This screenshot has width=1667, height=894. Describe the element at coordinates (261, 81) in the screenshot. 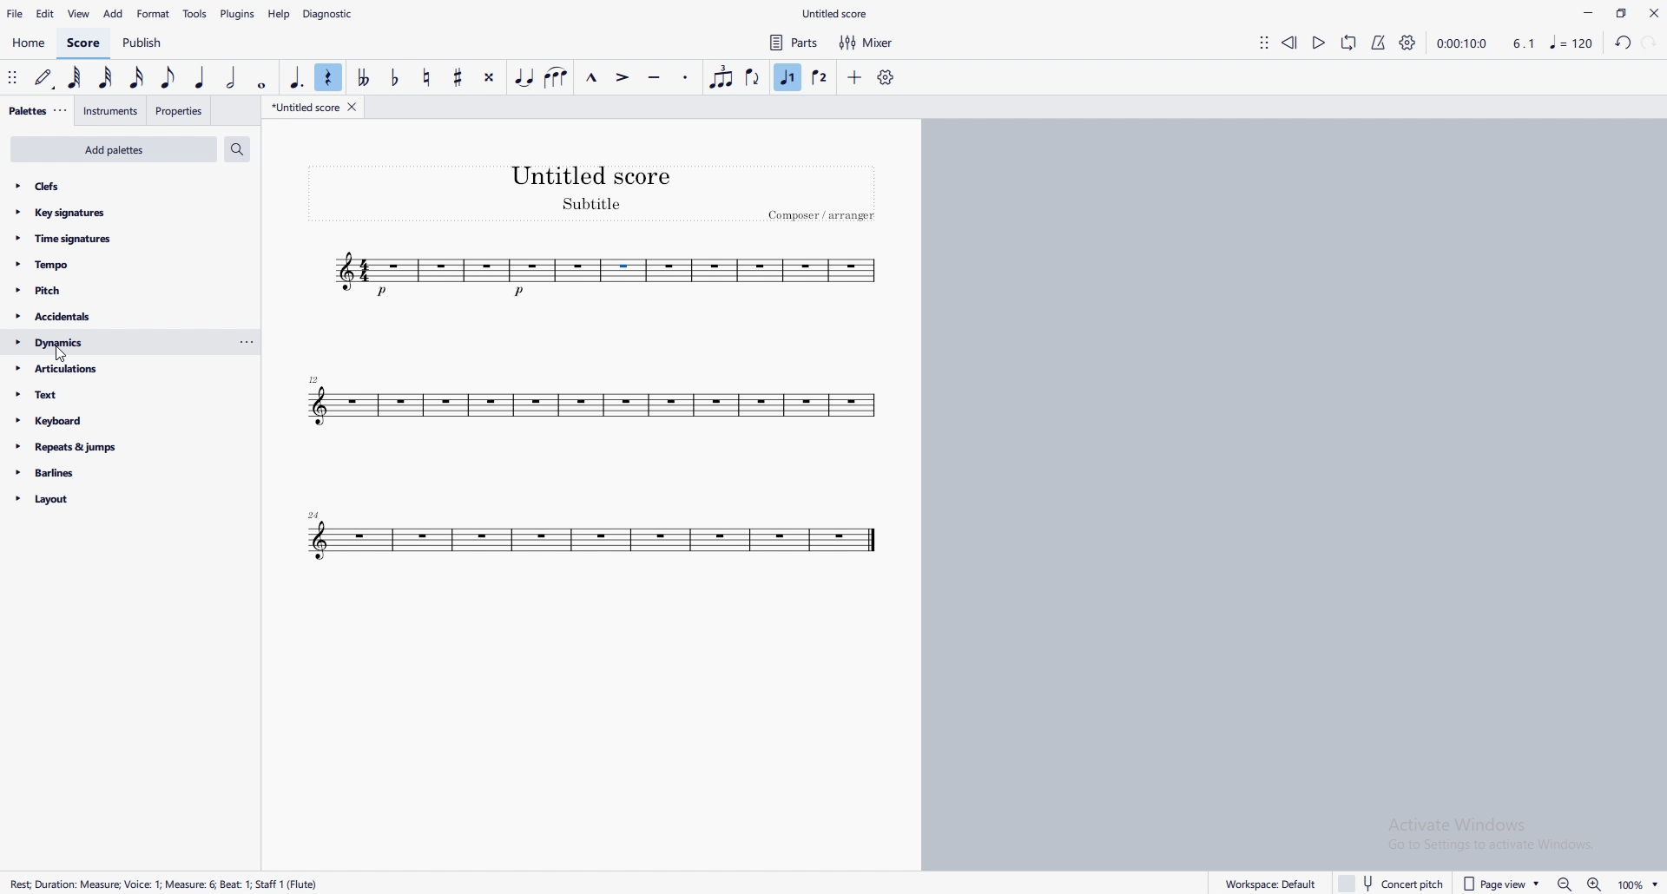

I see `whole dot` at that location.